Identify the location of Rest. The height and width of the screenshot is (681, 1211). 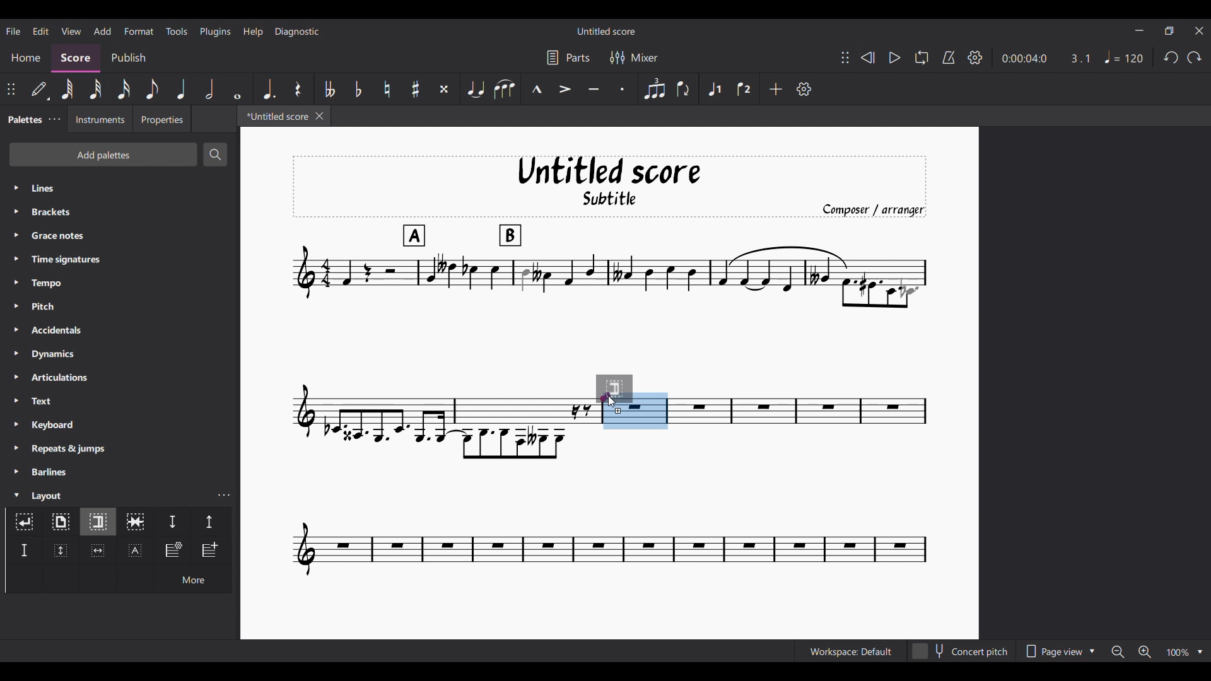
(298, 89).